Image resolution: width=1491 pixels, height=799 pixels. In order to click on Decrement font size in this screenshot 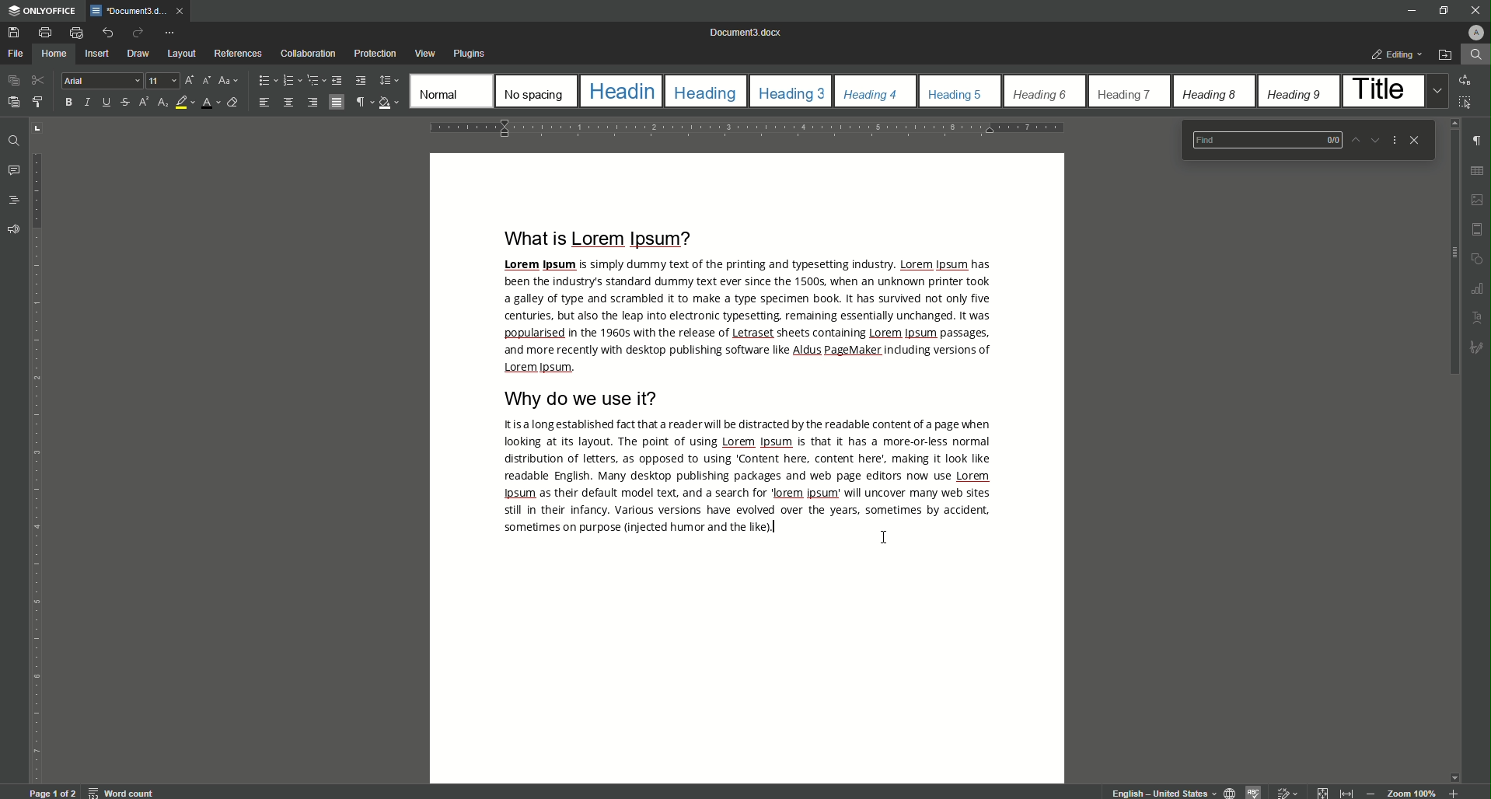, I will do `click(206, 81)`.